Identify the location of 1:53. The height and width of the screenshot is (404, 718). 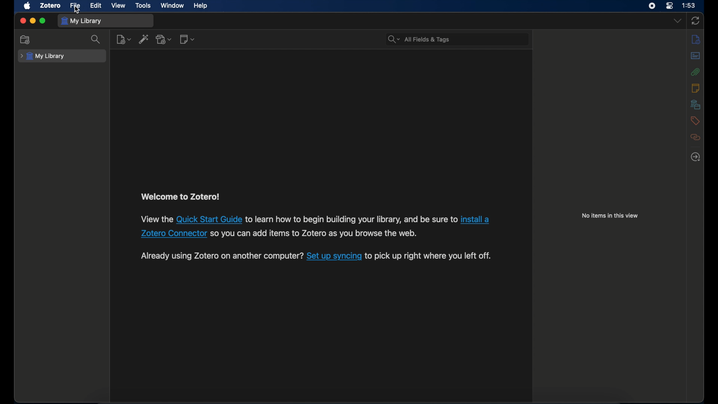
(690, 6).